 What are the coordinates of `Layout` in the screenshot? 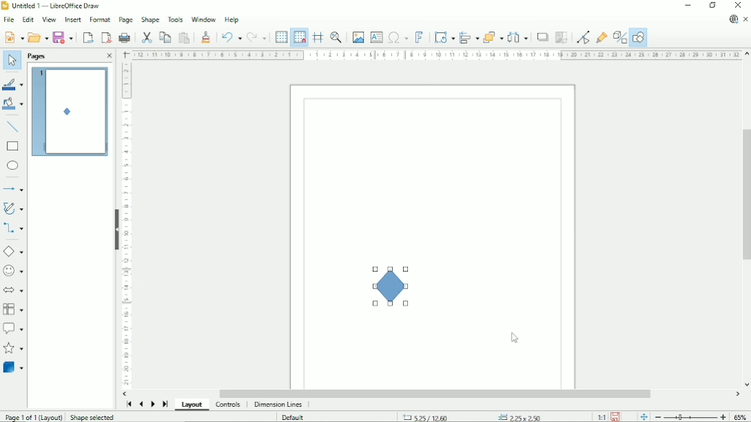 It's located at (192, 406).